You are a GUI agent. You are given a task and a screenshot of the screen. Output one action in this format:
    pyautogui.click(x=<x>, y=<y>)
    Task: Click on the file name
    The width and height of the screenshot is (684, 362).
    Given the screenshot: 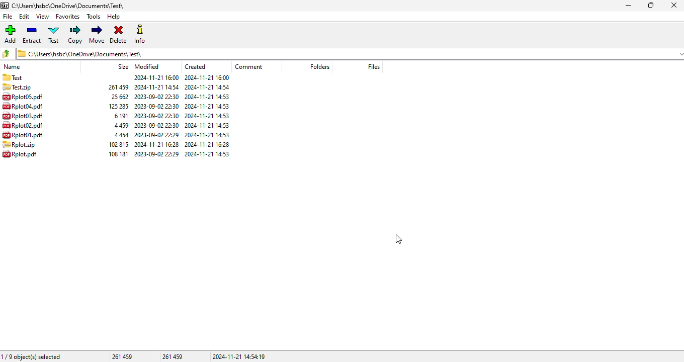 What is the action you would take?
    pyautogui.click(x=22, y=125)
    